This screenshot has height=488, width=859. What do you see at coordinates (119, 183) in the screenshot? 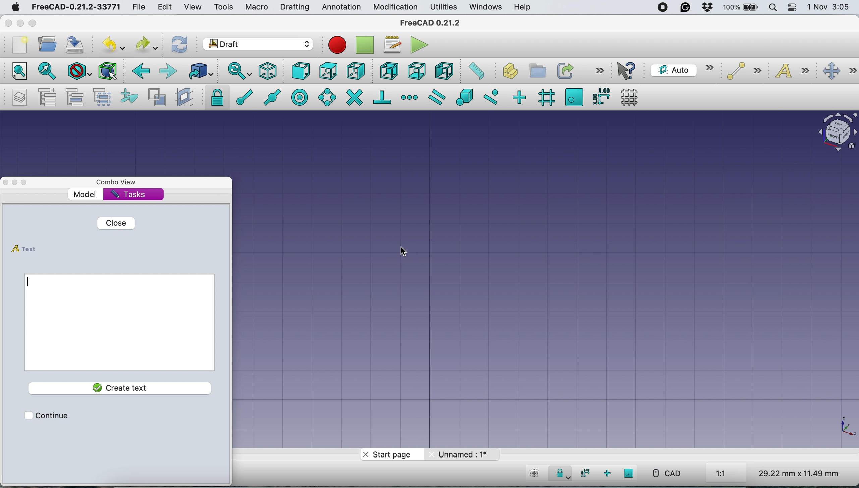
I see `combo view` at bounding box center [119, 183].